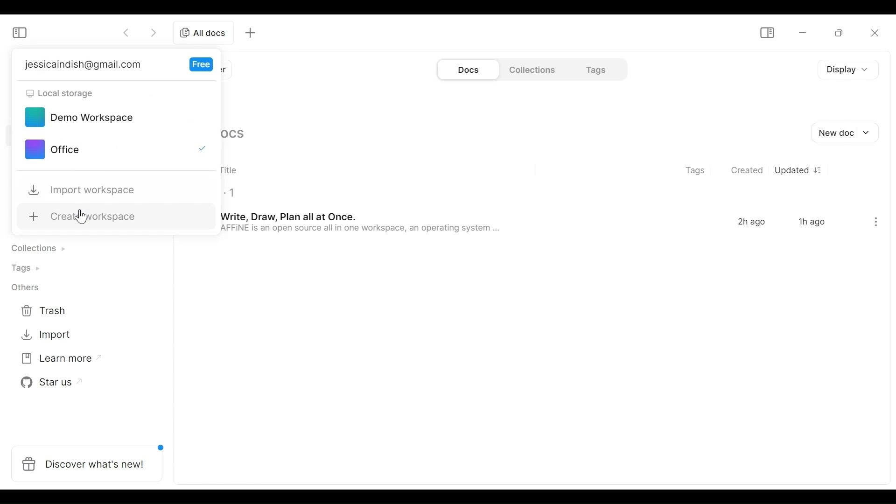  I want to click on Tags, so click(695, 170).